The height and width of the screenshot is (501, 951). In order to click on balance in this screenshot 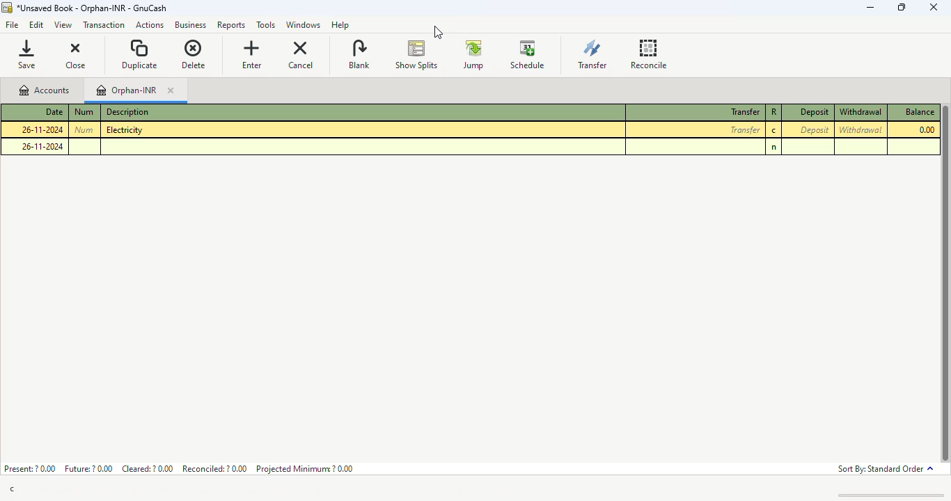, I will do `click(918, 111)`.